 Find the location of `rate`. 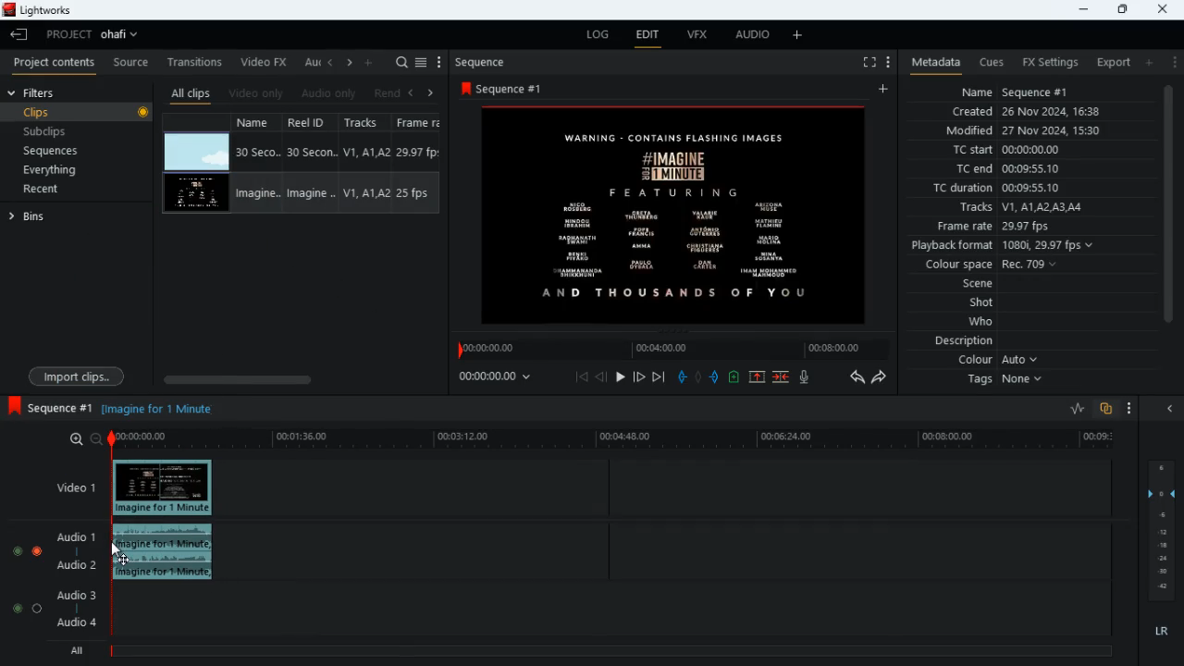

rate is located at coordinates (1071, 409).